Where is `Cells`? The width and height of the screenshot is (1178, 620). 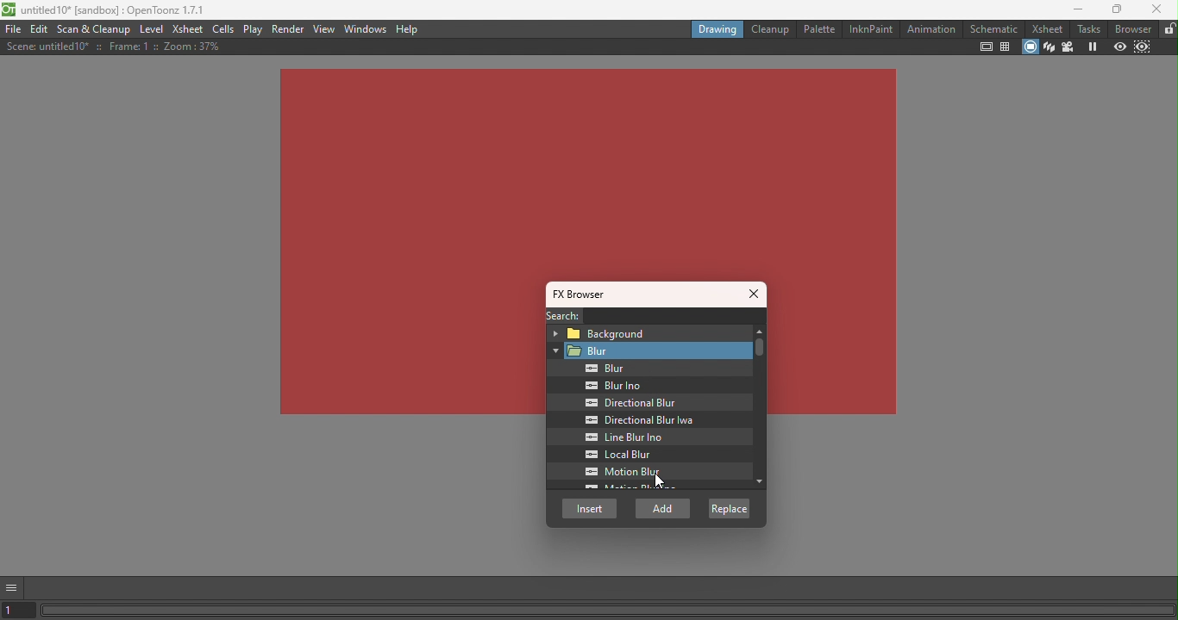
Cells is located at coordinates (226, 29).